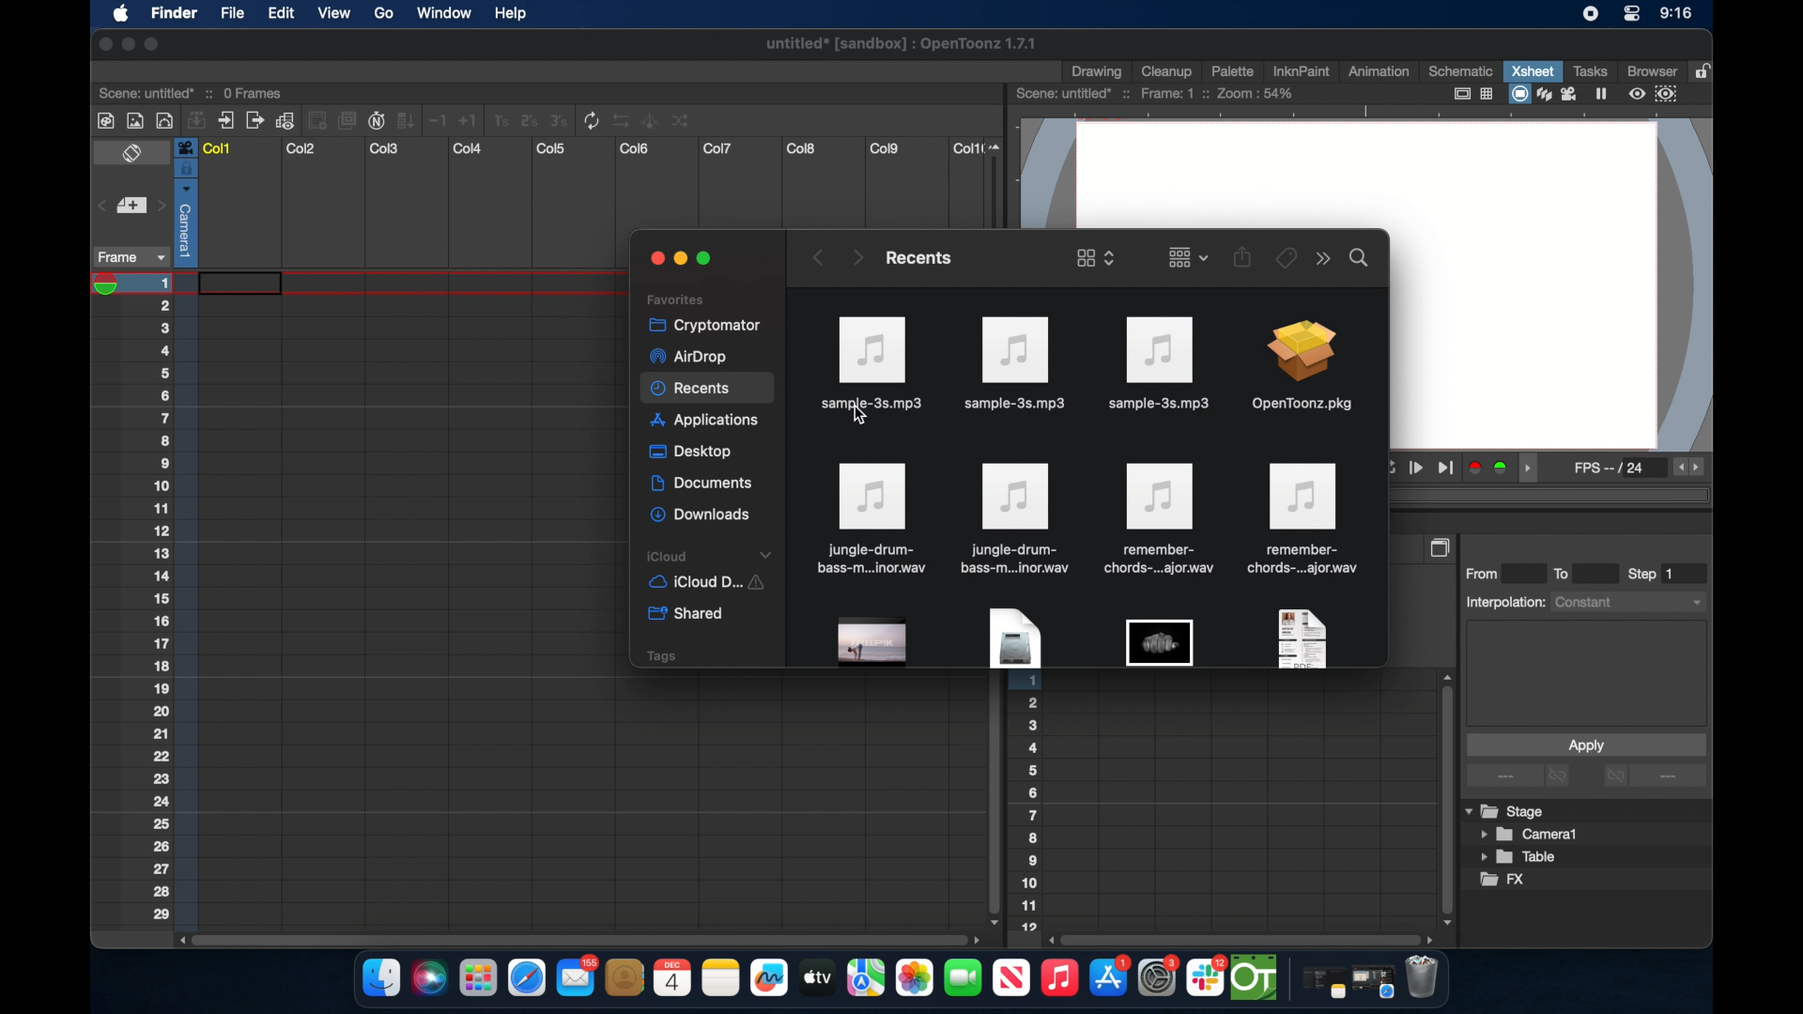 The width and height of the screenshot is (1803, 1014). Describe the element at coordinates (1379, 72) in the screenshot. I see `animation` at that location.